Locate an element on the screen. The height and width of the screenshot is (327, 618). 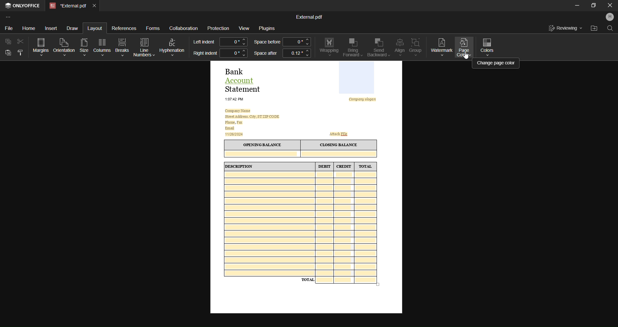
cursor is located at coordinates (465, 56).